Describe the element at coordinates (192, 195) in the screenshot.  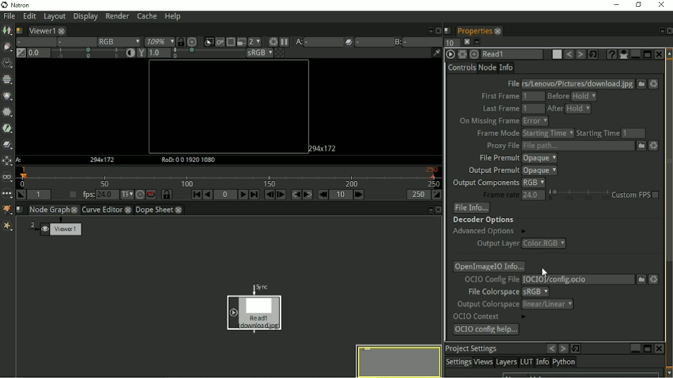
I see `First frame` at that location.